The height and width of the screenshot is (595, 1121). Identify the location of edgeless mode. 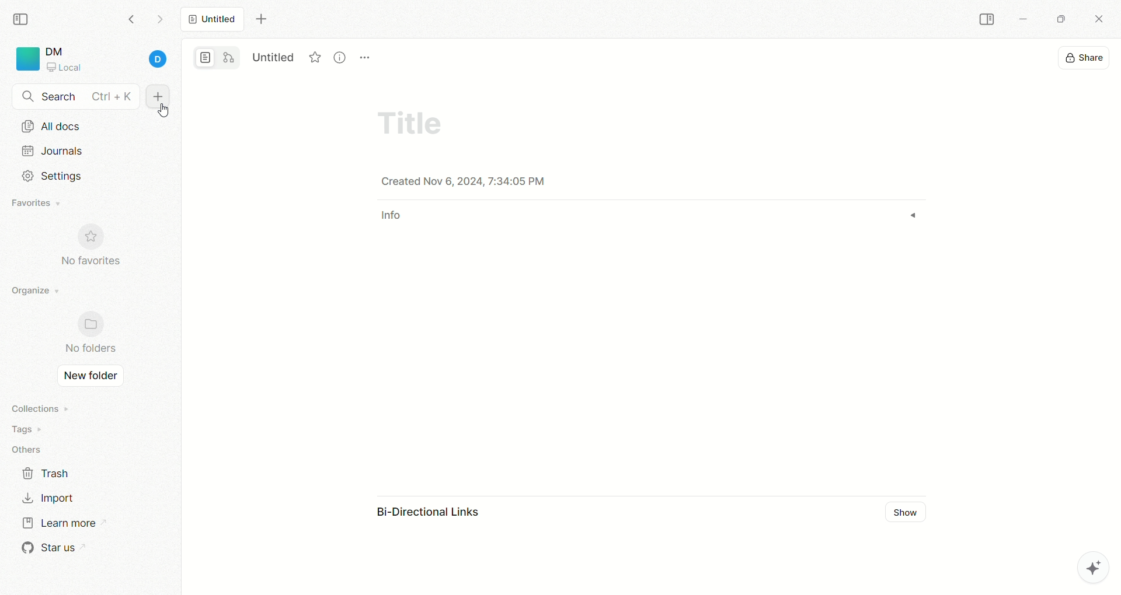
(229, 57).